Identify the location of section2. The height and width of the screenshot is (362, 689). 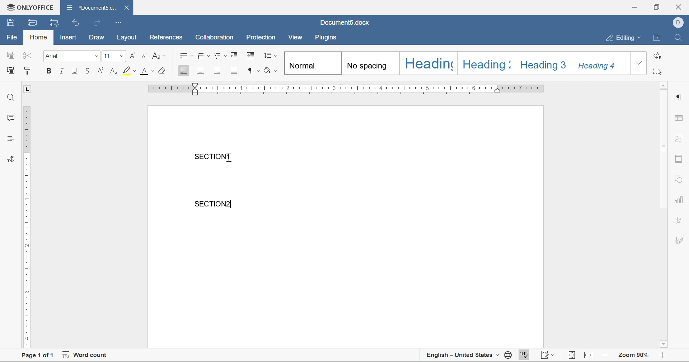
(214, 204).